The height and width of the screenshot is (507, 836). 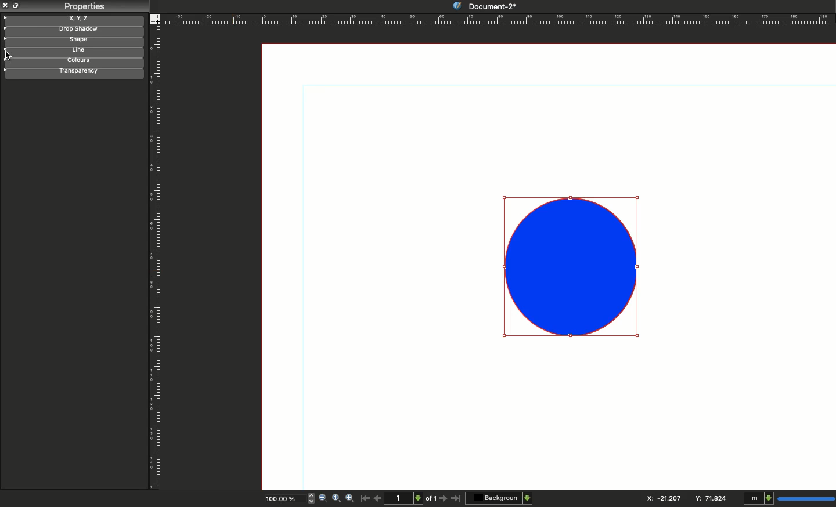 What do you see at coordinates (336, 498) in the screenshot?
I see `Zoom to` at bounding box center [336, 498].